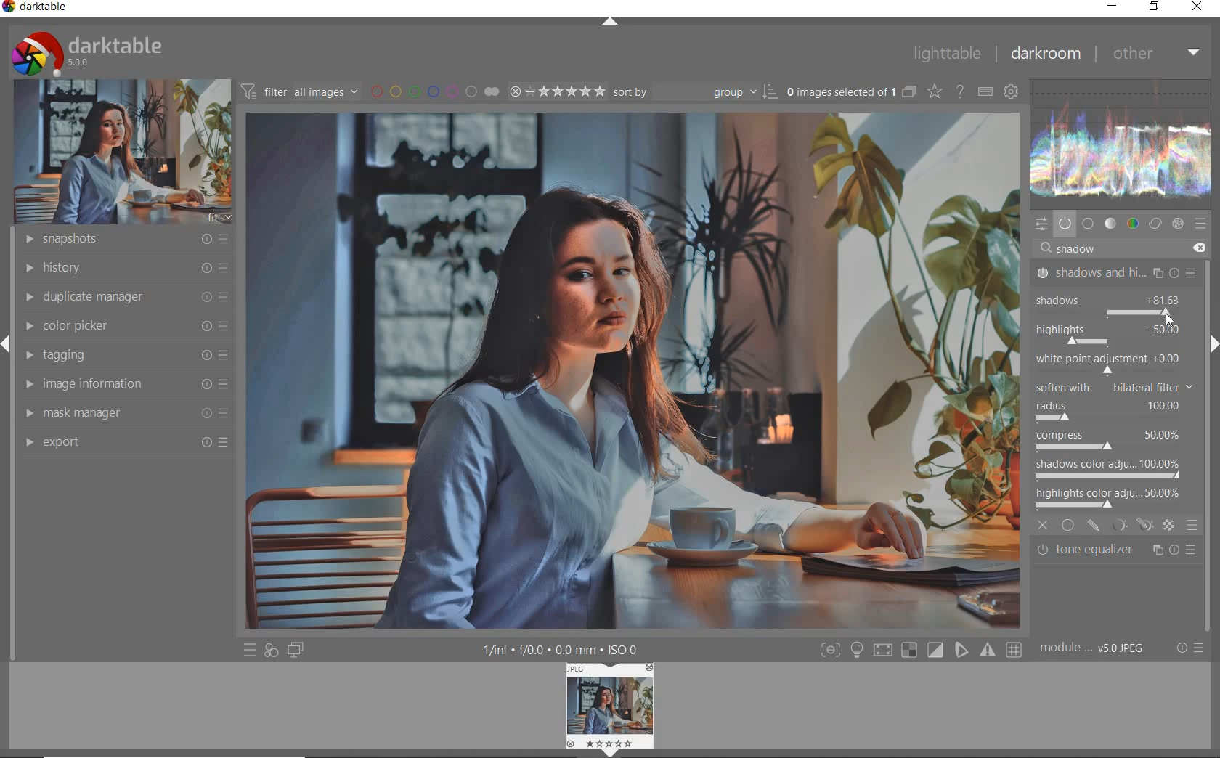 Image resolution: width=1220 pixels, height=758 pixels. What do you see at coordinates (113, 52) in the screenshot?
I see `darktable` at bounding box center [113, 52].